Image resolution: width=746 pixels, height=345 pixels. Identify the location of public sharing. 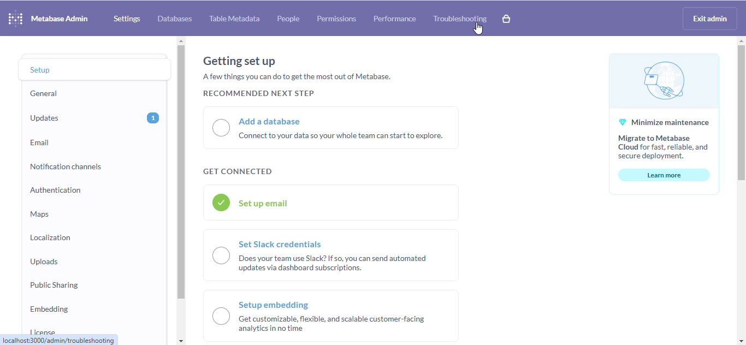
(54, 284).